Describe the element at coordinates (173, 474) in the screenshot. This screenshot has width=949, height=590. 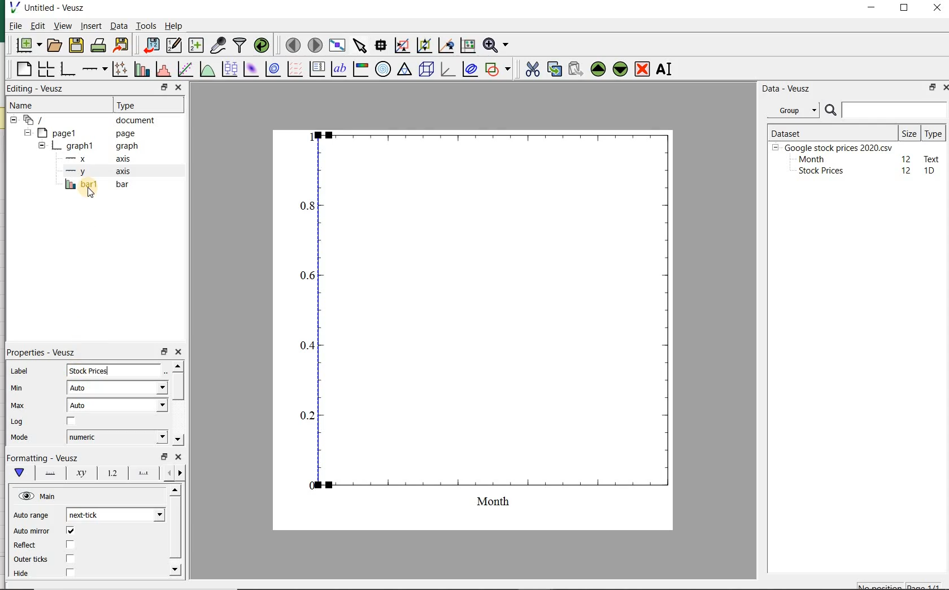
I see `minor ticks` at that location.